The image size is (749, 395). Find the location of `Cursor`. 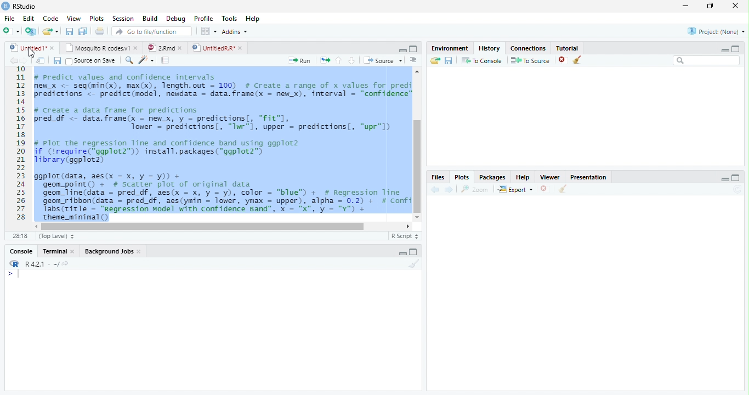

Cursor is located at coordinates (28, 53).